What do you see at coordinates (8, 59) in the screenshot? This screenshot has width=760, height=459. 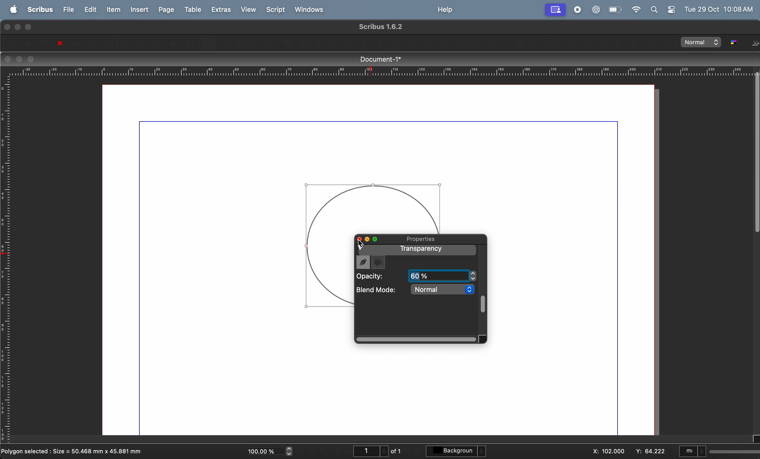 I see `closing window` at bounding box center [8, 59].